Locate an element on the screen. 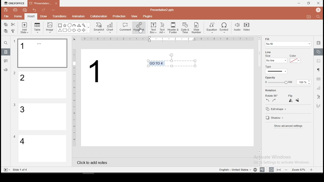   is located at coordinates (14, 41).